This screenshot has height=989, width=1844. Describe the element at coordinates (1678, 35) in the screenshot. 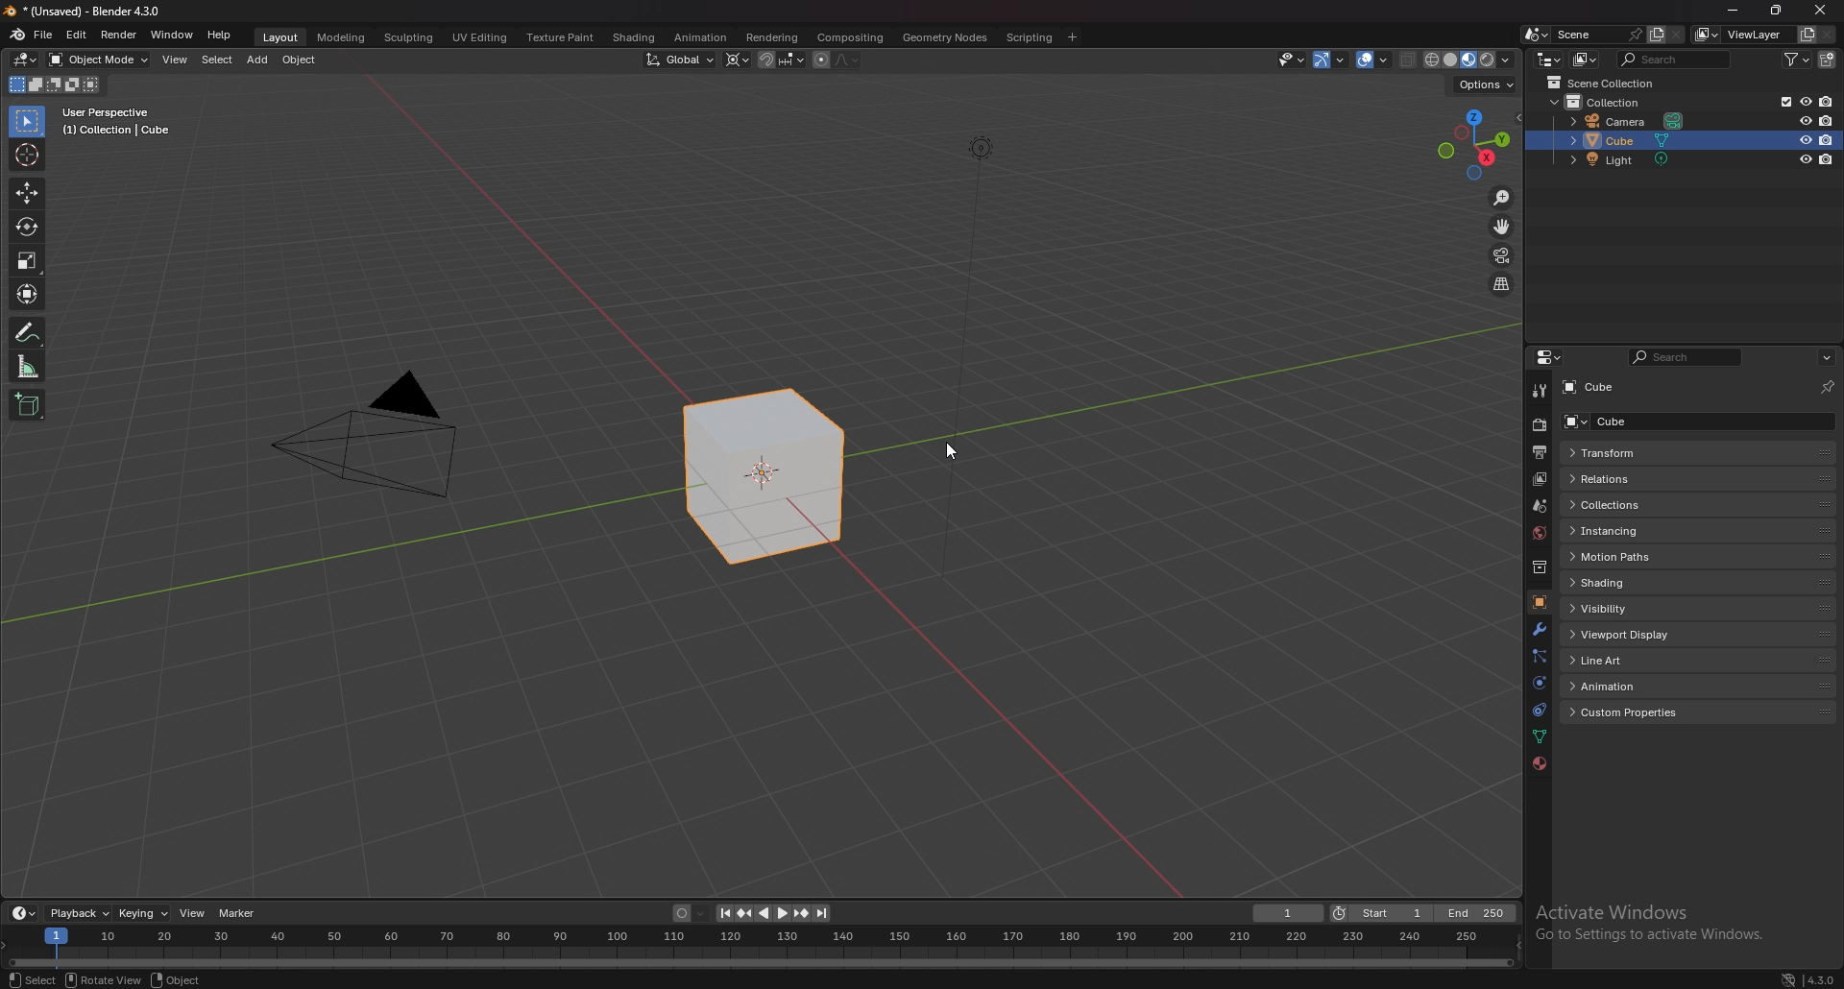

I see `delete scene` at that location.